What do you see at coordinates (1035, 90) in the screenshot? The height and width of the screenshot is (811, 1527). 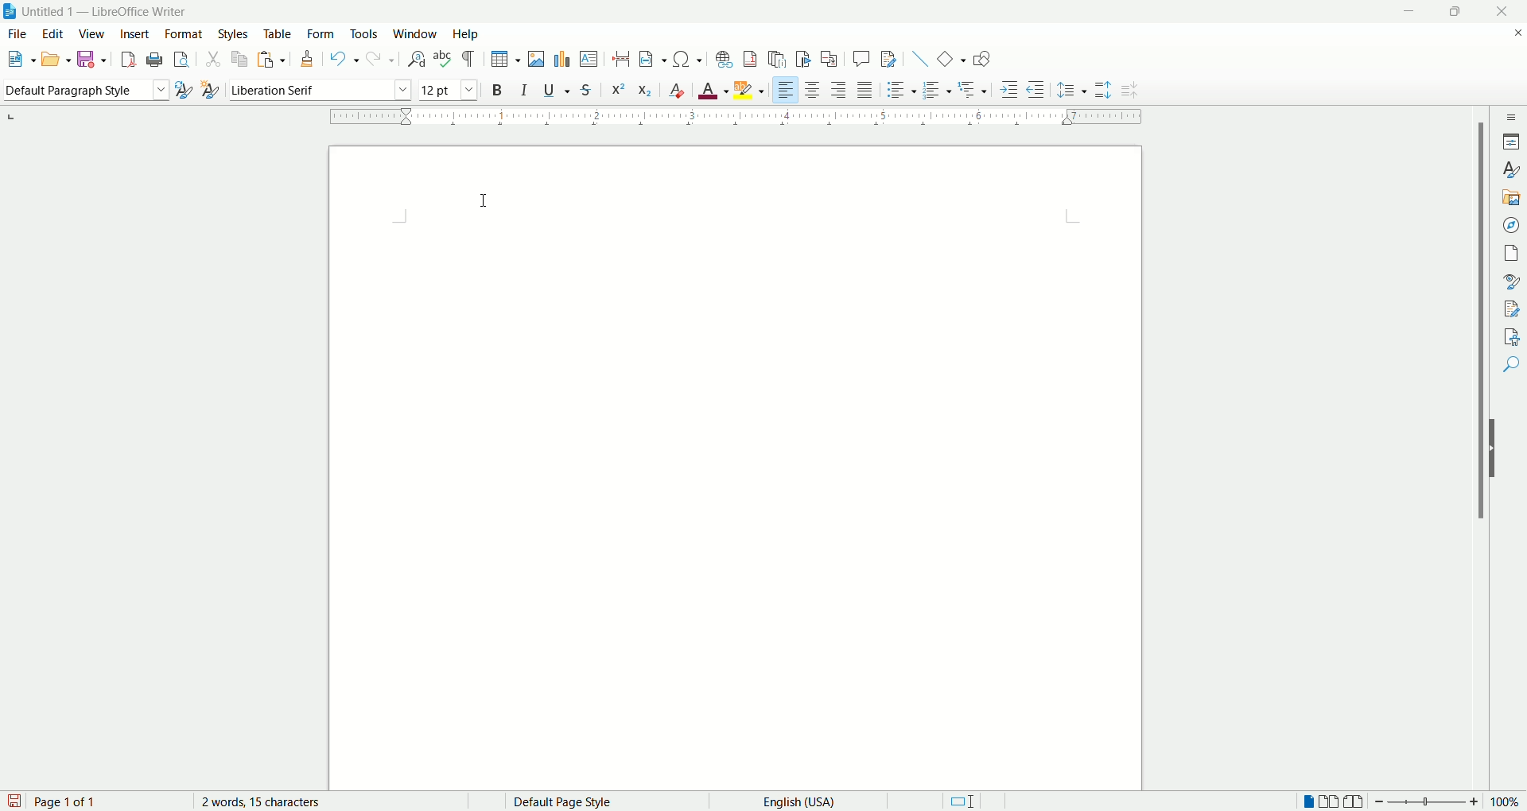 I see `decrease indent` at bounding box center [1035, 90].